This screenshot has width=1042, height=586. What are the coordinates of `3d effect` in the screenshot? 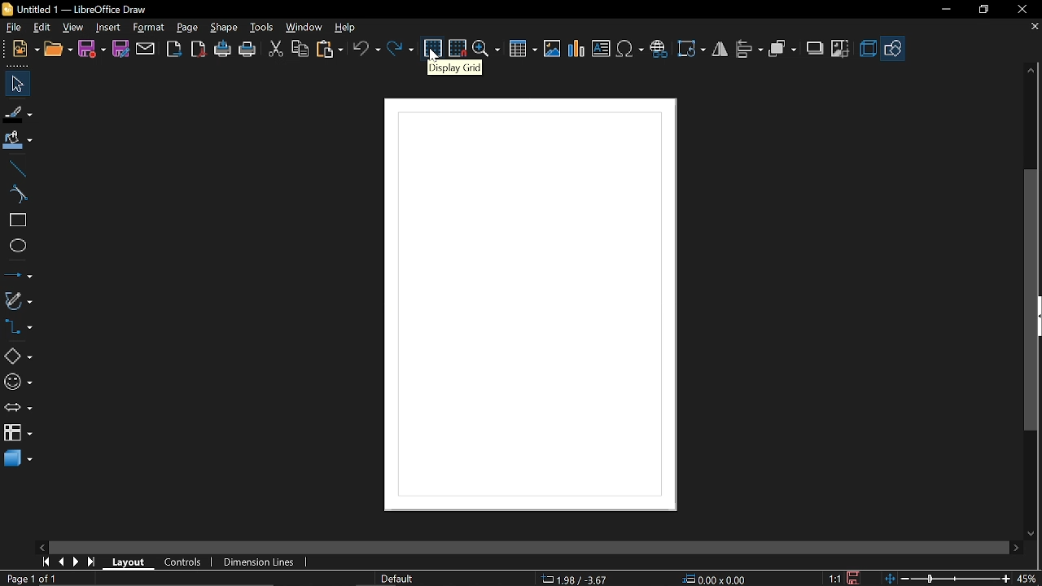 It's located at (867, 48).